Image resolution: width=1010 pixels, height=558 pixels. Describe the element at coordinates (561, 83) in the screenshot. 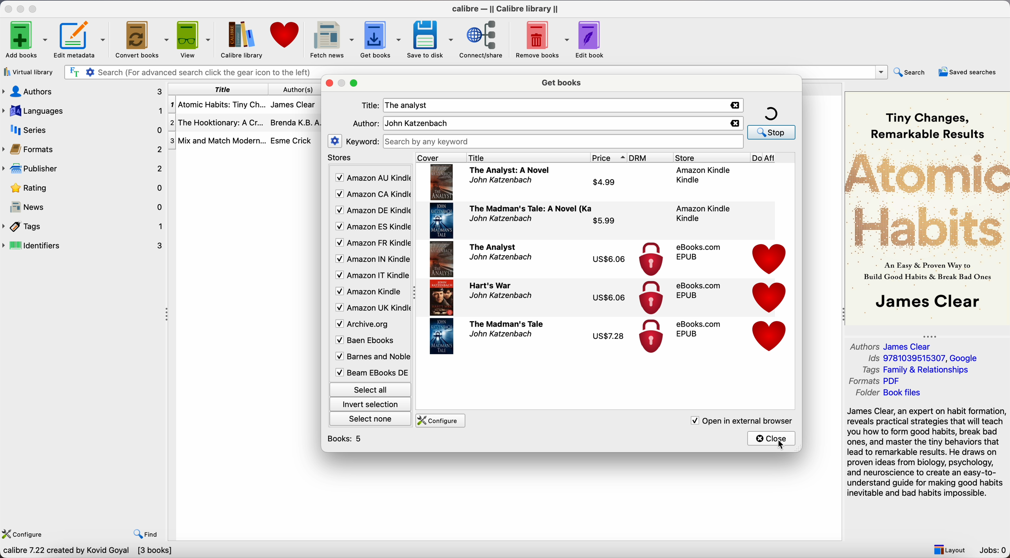

I see `get books` at that location.